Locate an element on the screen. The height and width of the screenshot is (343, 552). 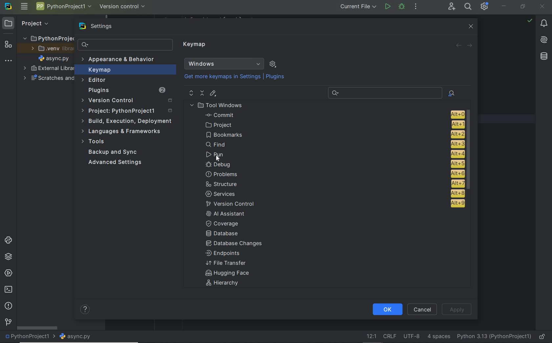
Project is located at coordinates (128, 111).